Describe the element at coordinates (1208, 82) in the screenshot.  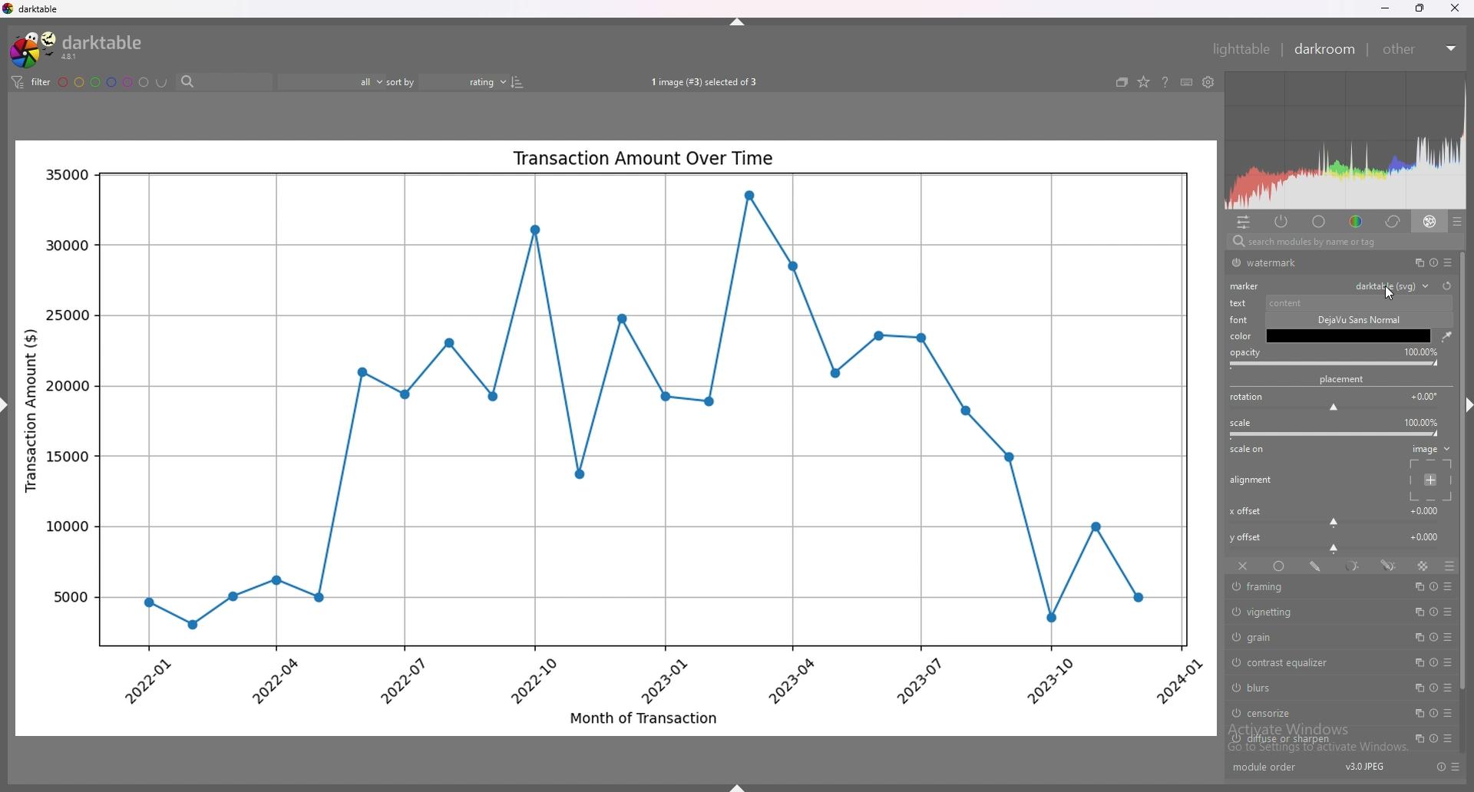
I see `show global preferences` at that location.